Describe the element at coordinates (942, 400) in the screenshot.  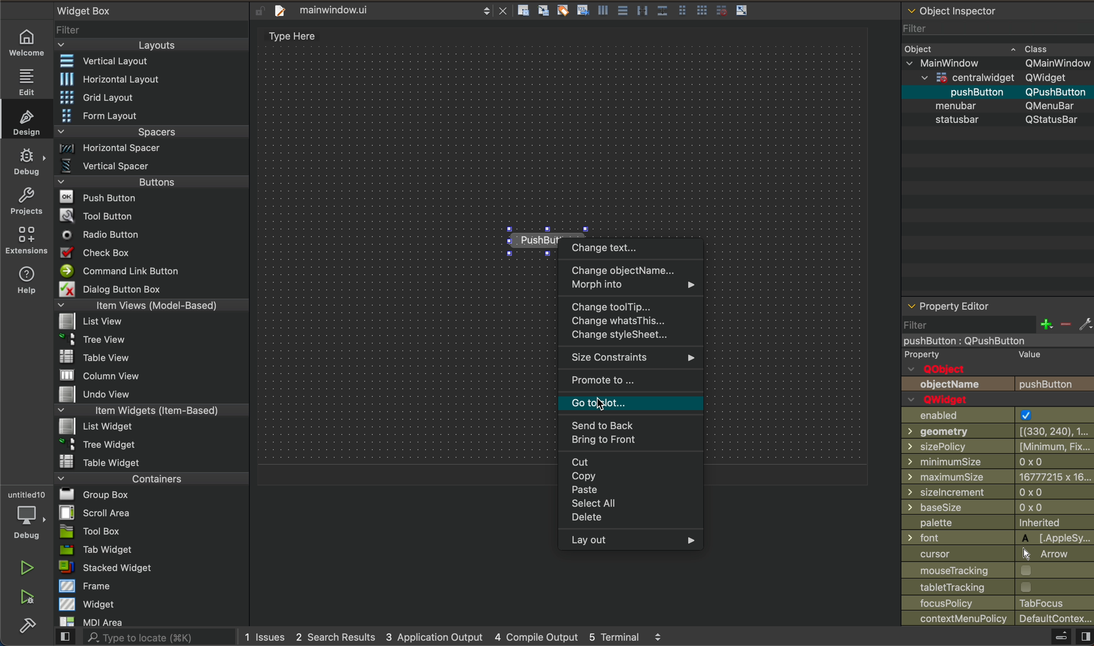
I see `Qwidget` at that location.